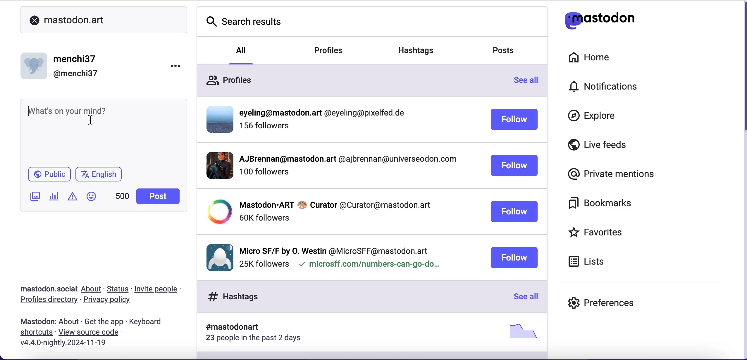  Describe the element at coordinates (48, 301) in the screenshot. I see `profiles directory` at that location.